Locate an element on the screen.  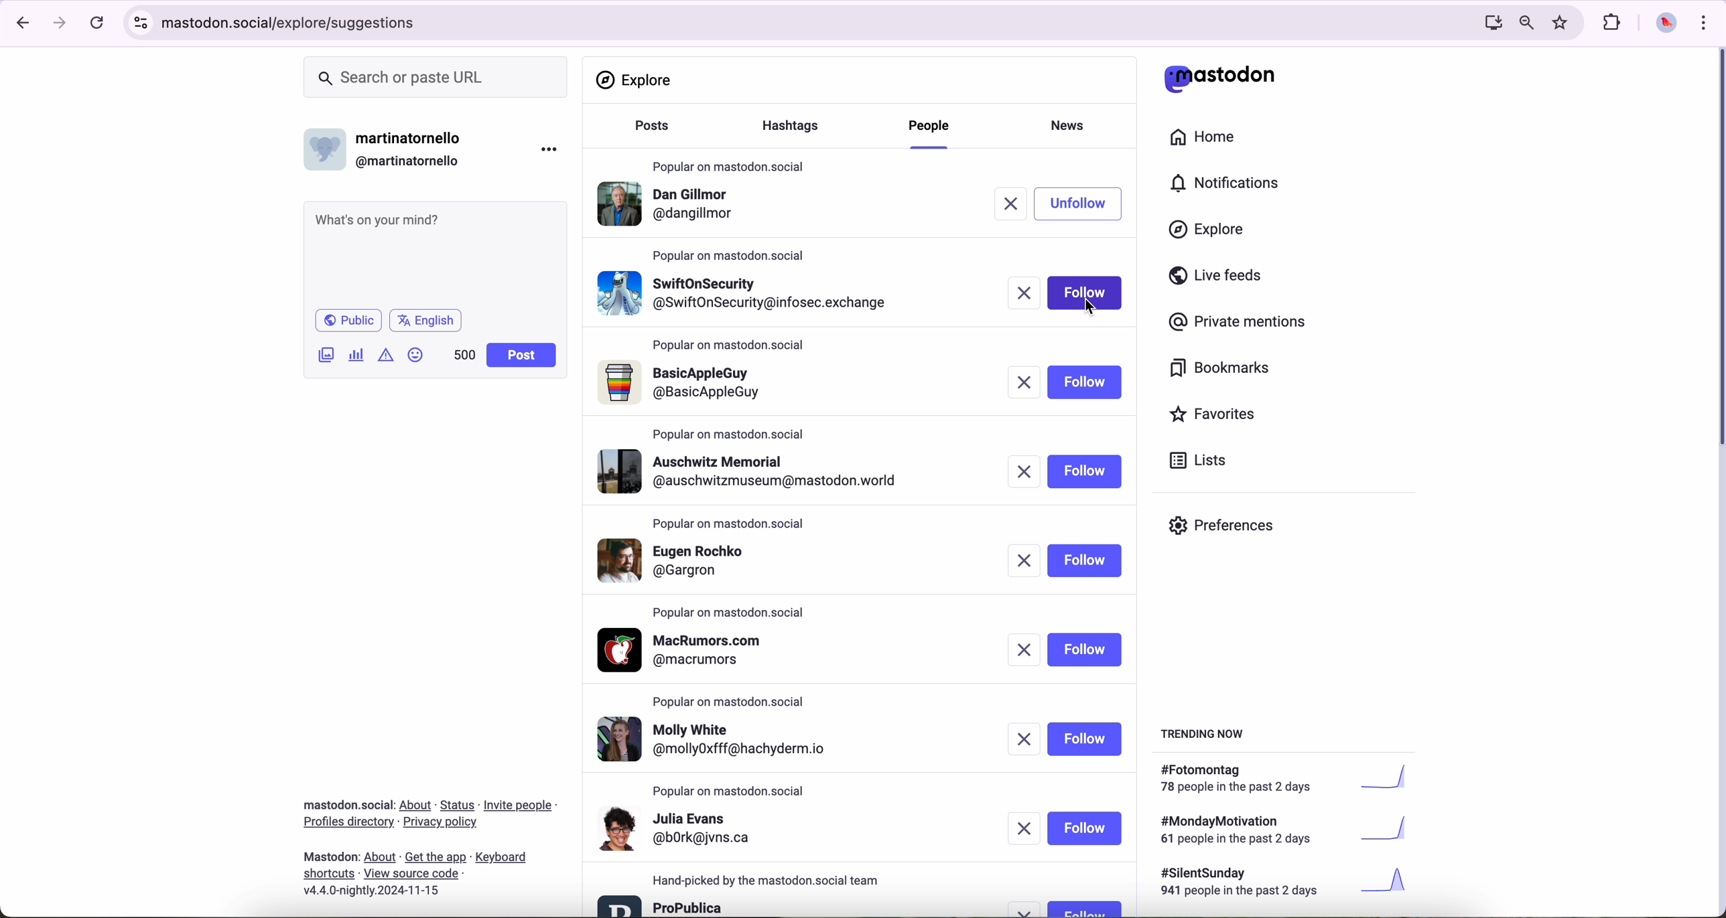
explore section is located at coordinates (637, 80).